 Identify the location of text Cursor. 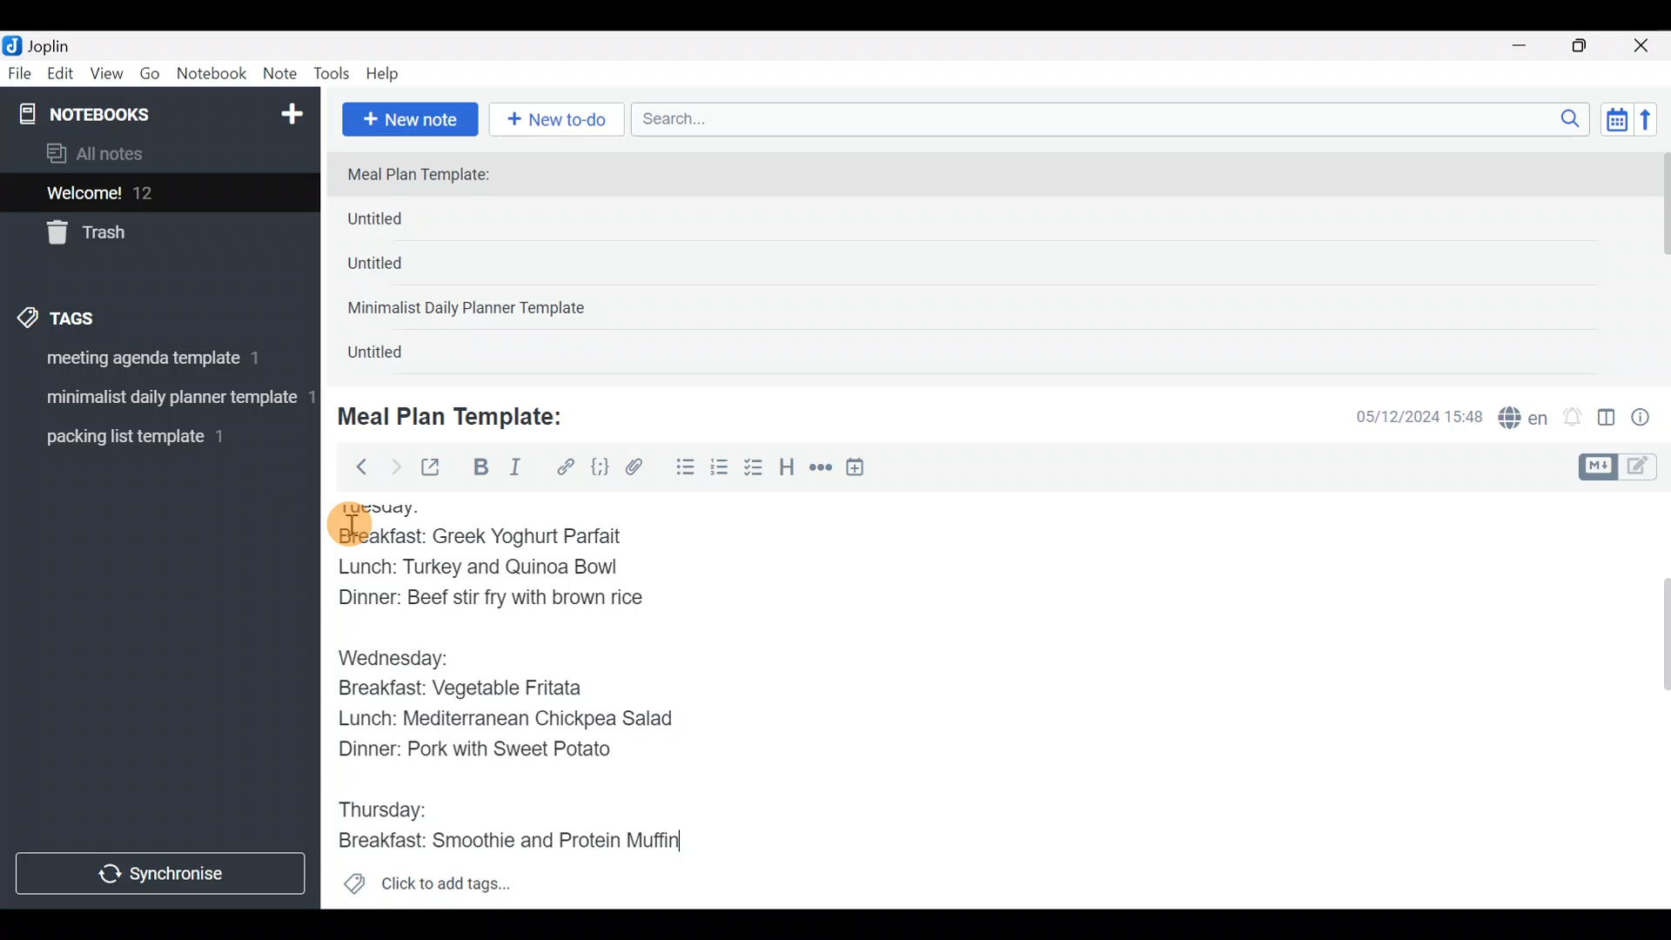
(699, 841).